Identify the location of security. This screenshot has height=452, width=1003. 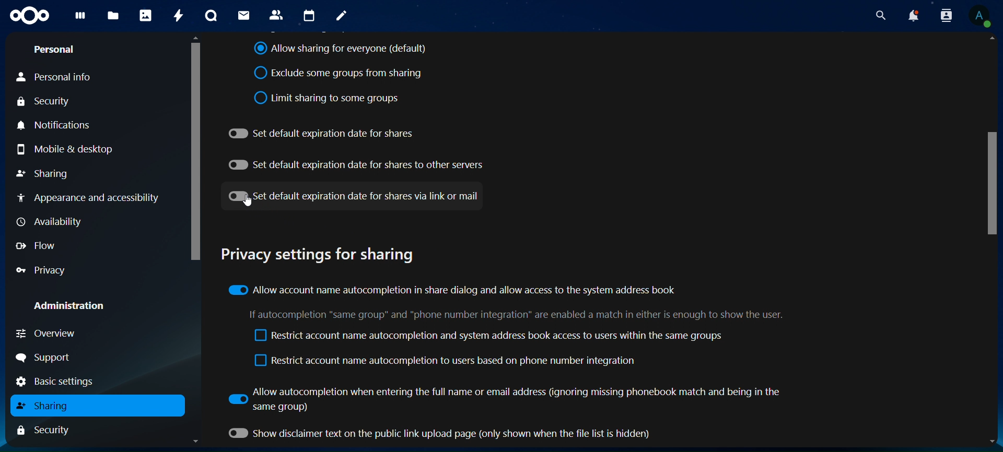
(49, 430).